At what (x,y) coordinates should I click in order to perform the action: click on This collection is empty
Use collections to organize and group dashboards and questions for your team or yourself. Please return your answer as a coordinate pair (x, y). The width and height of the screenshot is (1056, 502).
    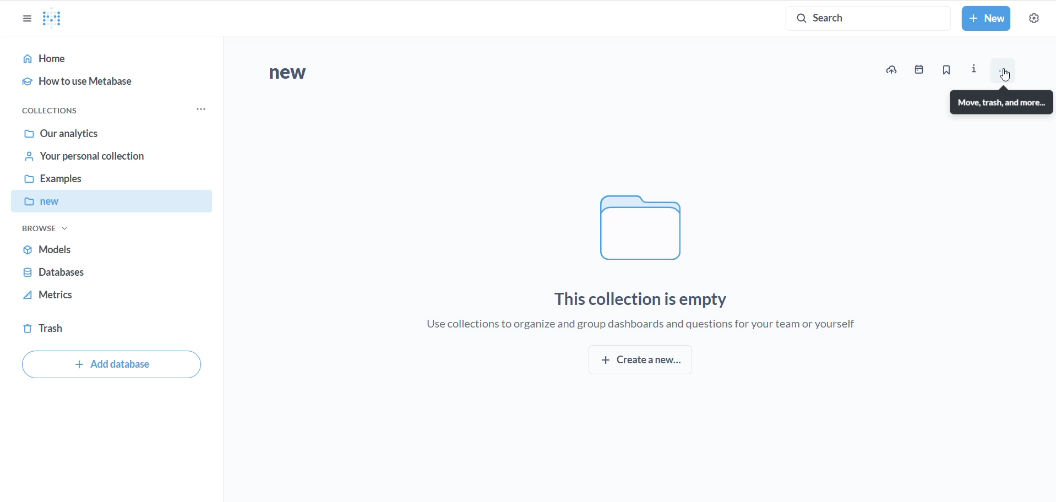
    Looking at the image, I should click on (653, 308).